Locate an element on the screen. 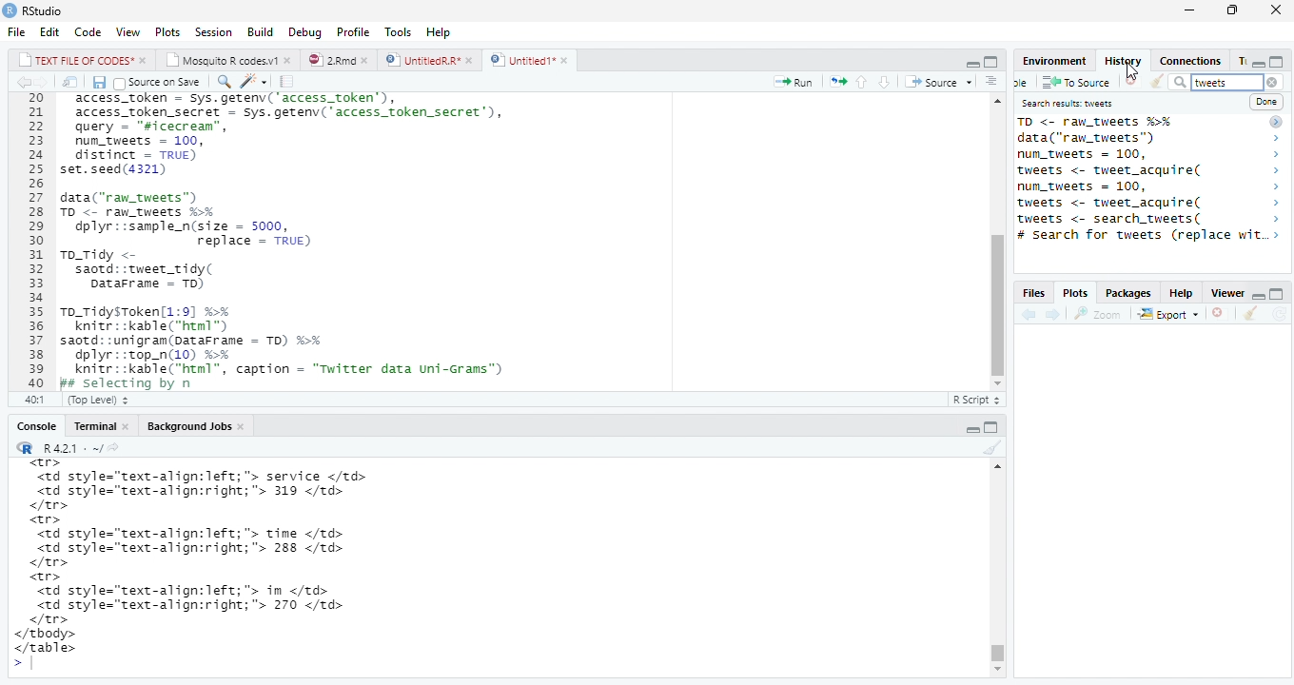 The width and height of the screenshot is (1294, 685). tweet is located at coordinates (1228, 82).